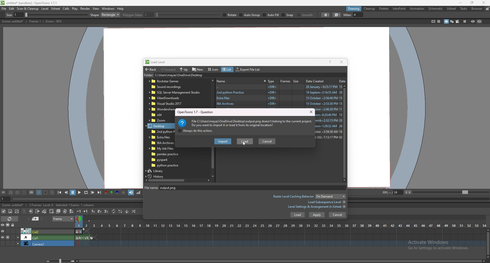 The image size is (490, 263). What do you see at coordinates (151, 70) in the screenshot?
I see `back` at bounding box center [151, 70].